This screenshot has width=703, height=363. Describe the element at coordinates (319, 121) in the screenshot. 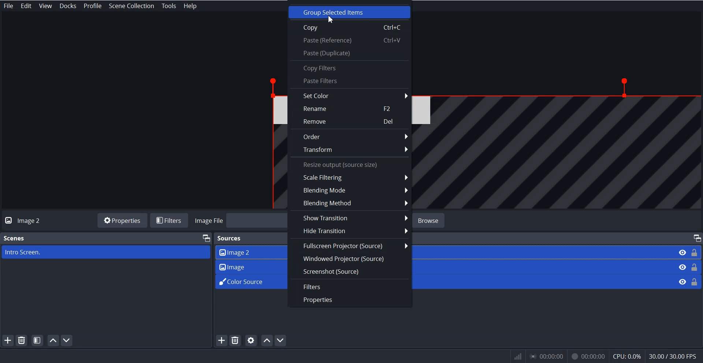

I see `Remove` at that location.